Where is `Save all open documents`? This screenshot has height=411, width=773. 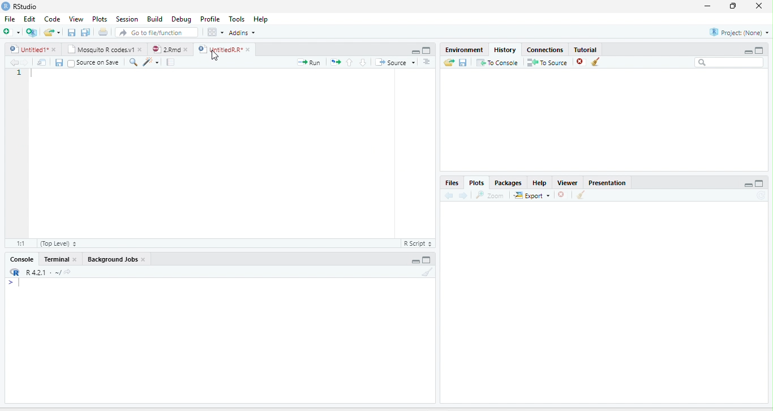 Save all open documents is located at coordinates (85, 32).